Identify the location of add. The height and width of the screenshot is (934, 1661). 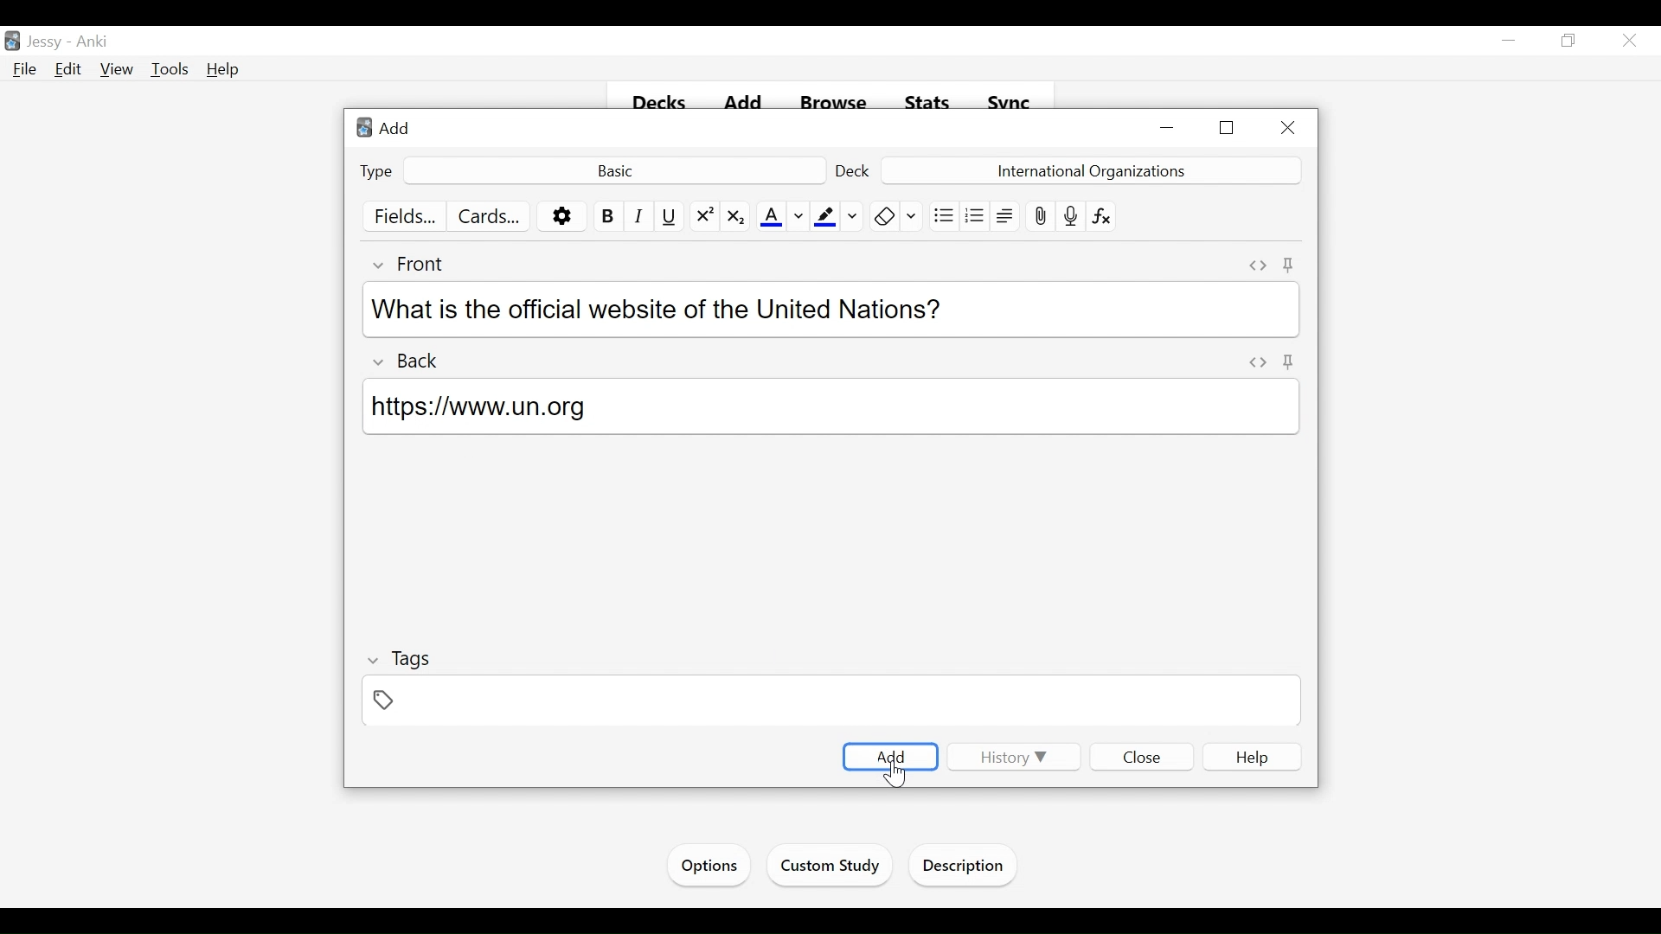
(735, 95).